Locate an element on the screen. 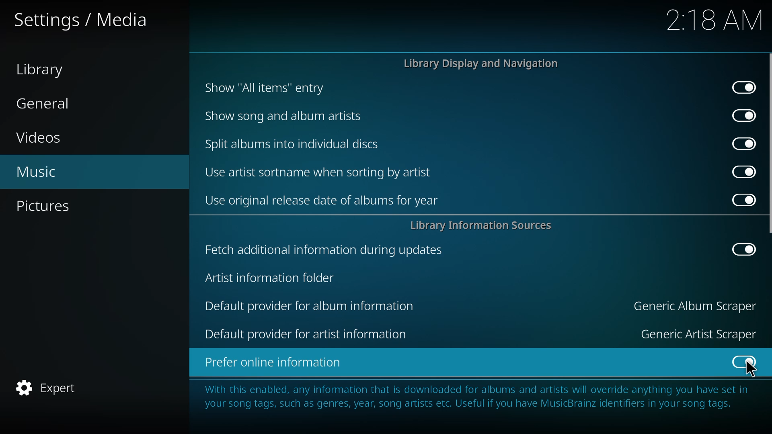  general is located at coordinates (45, 104).